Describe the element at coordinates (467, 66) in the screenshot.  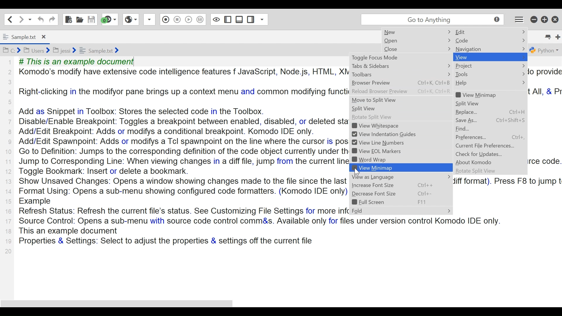
I see `Project` at that location.